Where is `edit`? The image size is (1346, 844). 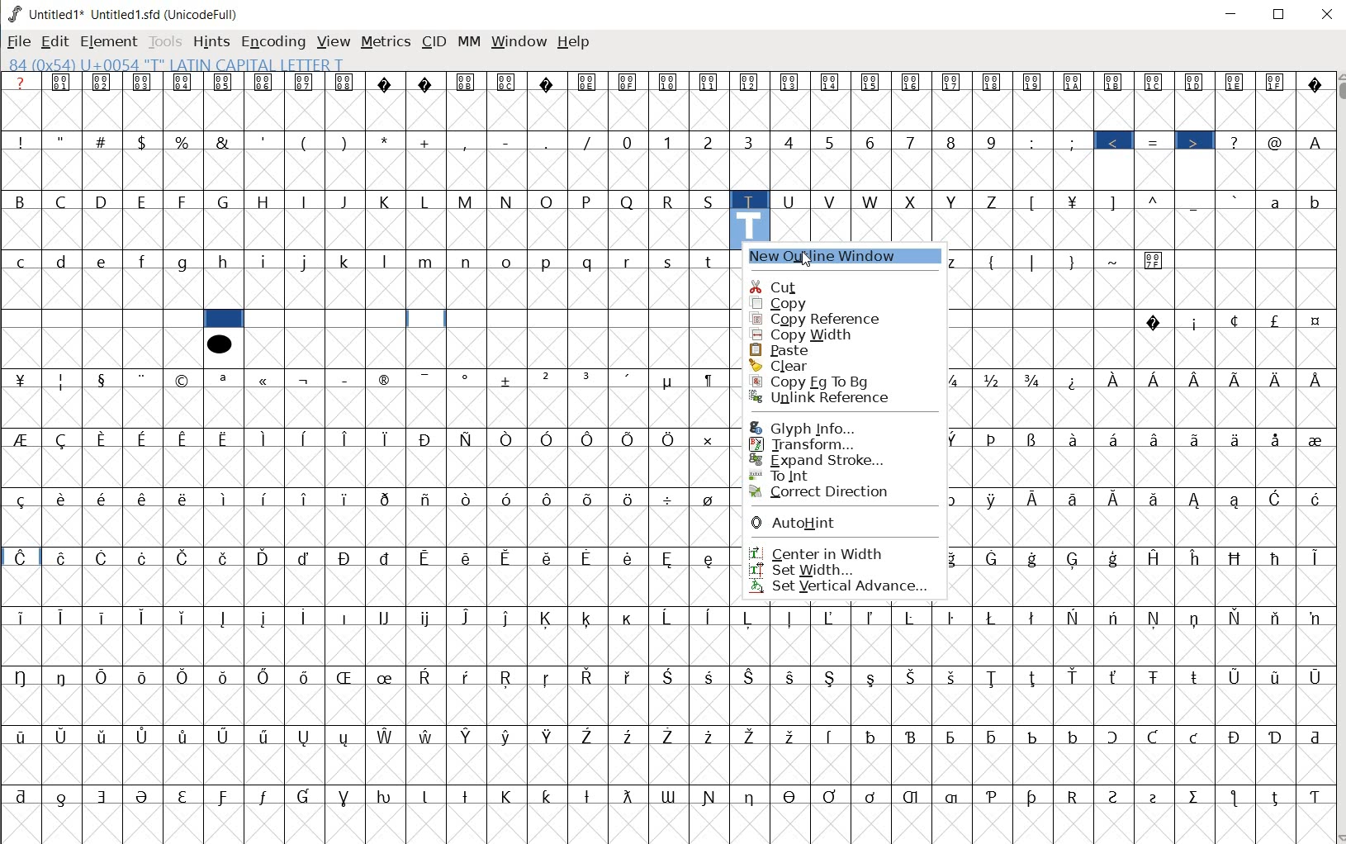 edit is located at coordinates (55, 41).